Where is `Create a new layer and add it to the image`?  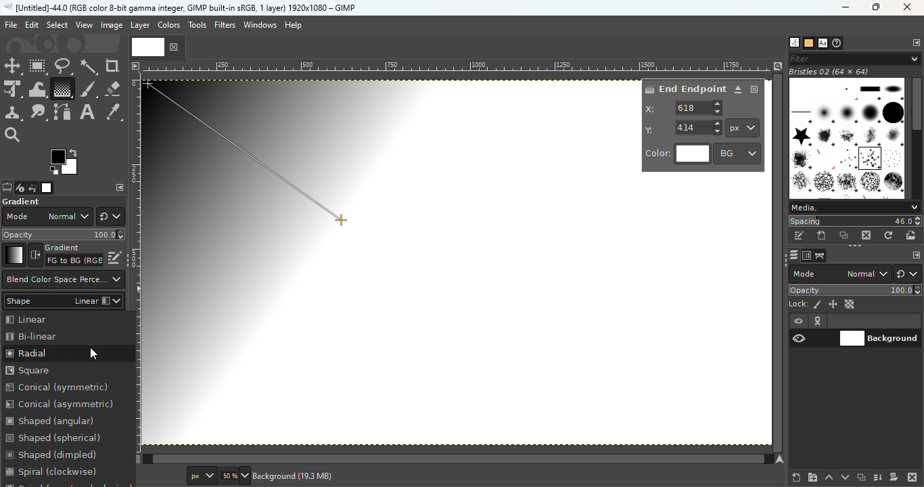
Create a new layer and add it to the image is located at coordinates (797, 478).